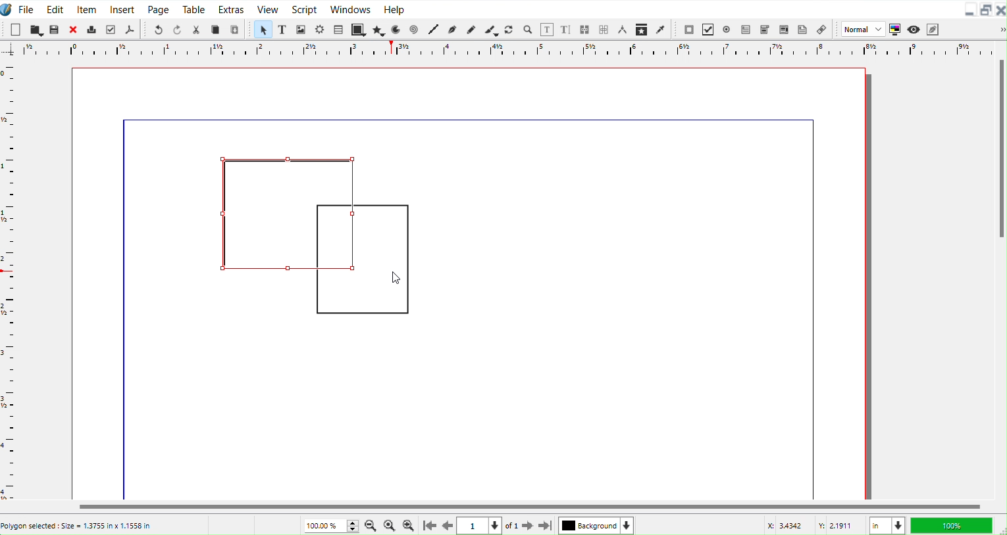 Image resolution: width=1007 pixels, height=535 pixels. I want to click on Preflight verifier, so click(111, 28).